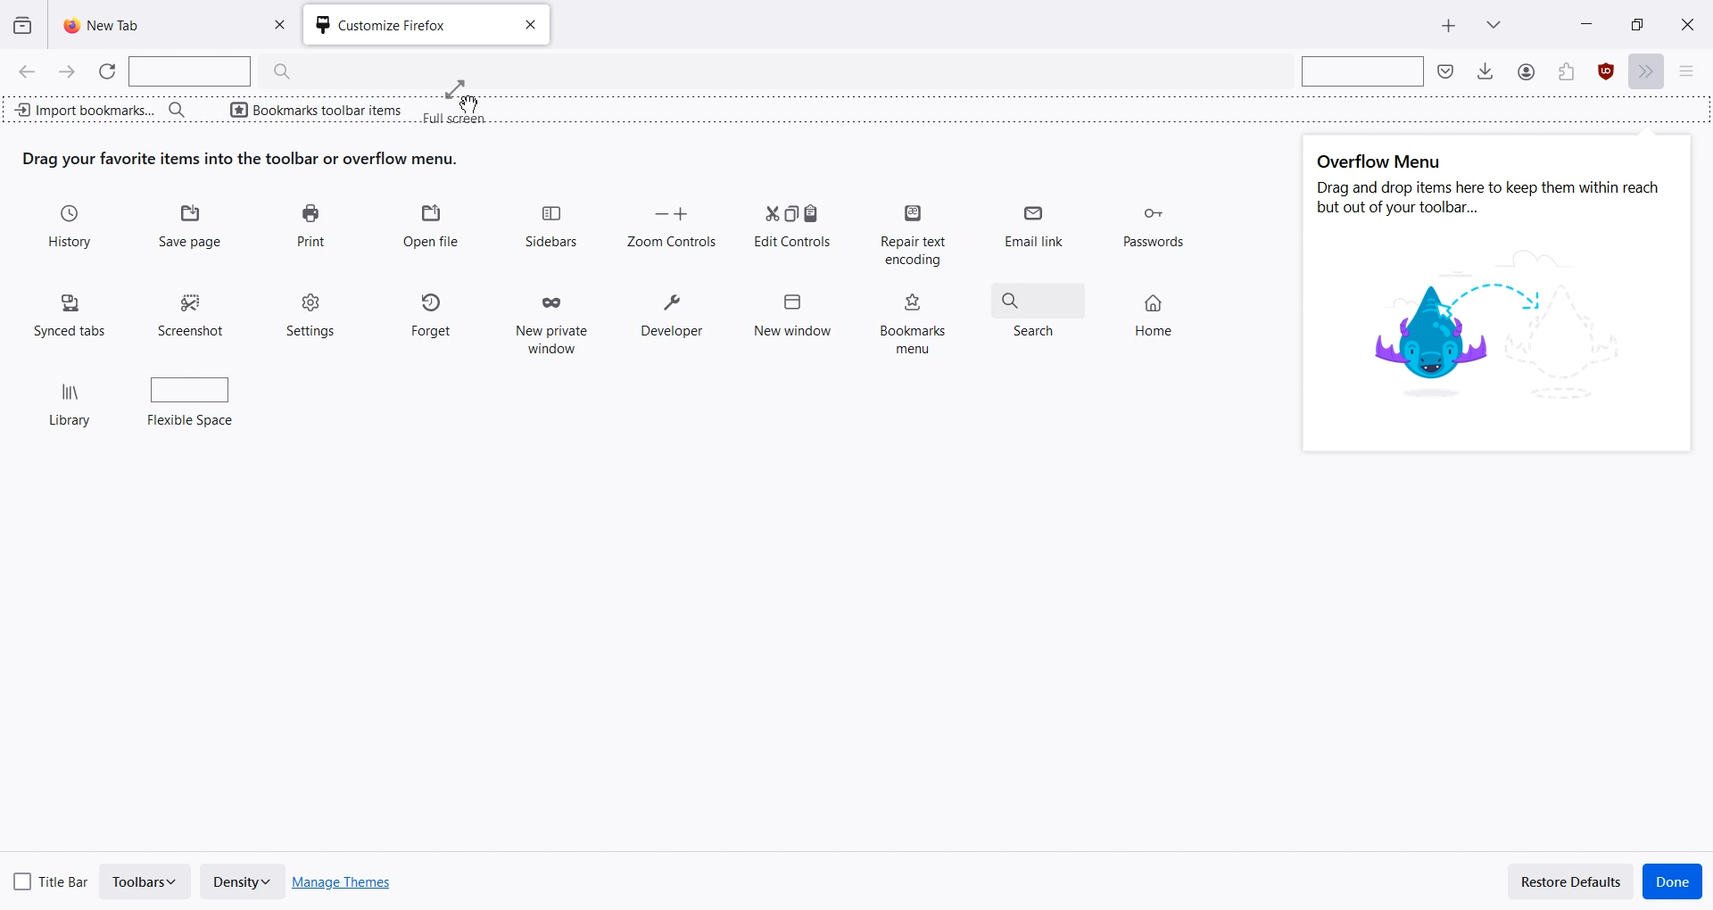 Image resolution: width=1713 pixels, height=910 pixels. Describe the element at coordinates (343, 882) in the screenshot. I see `Manage Themes` at that location.